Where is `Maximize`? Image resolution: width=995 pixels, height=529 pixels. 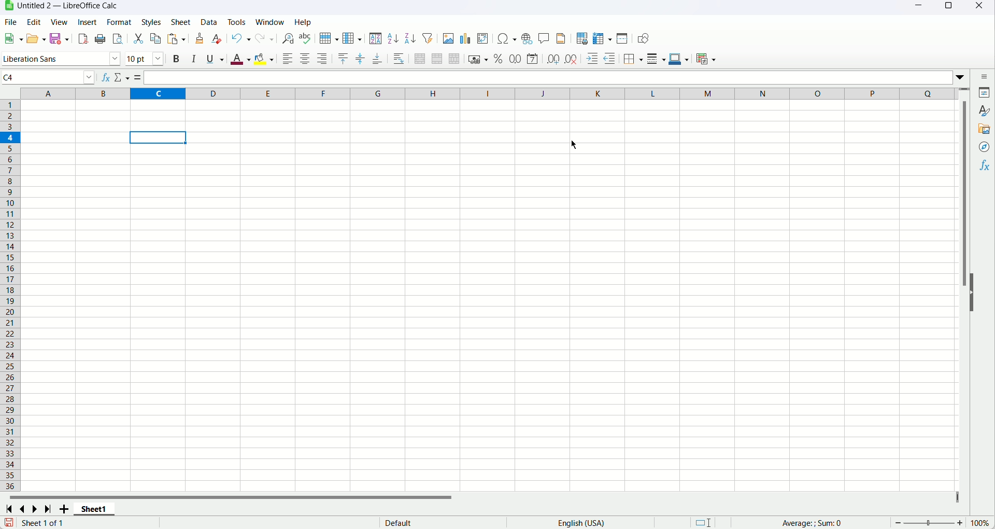 Maximize is located at coordinates (947, 8).